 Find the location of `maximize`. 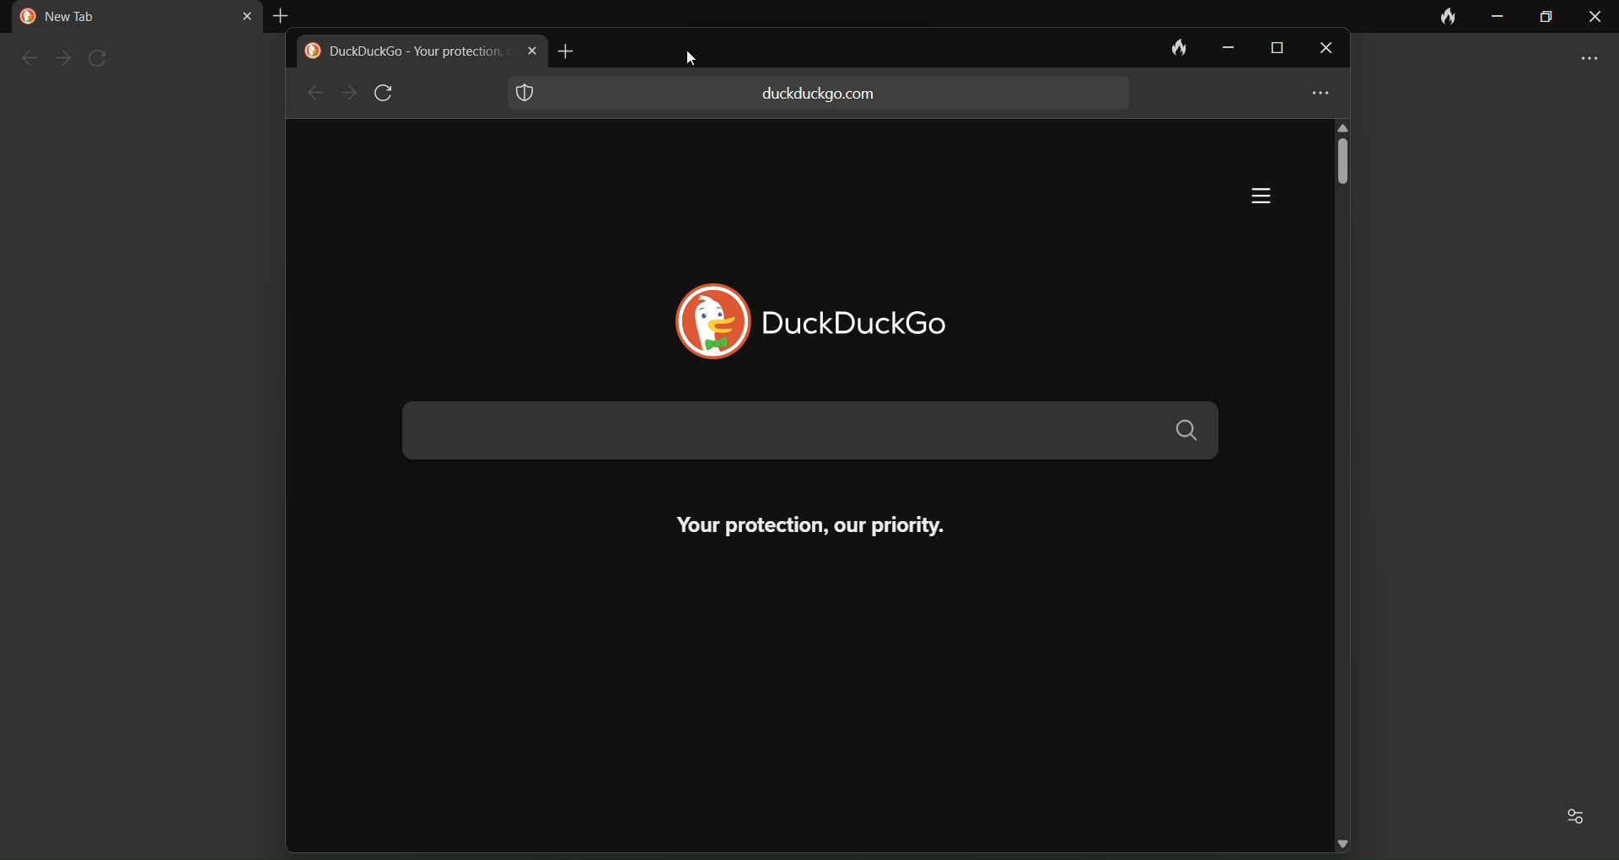

maximize is located at coordinates (1272, 50).